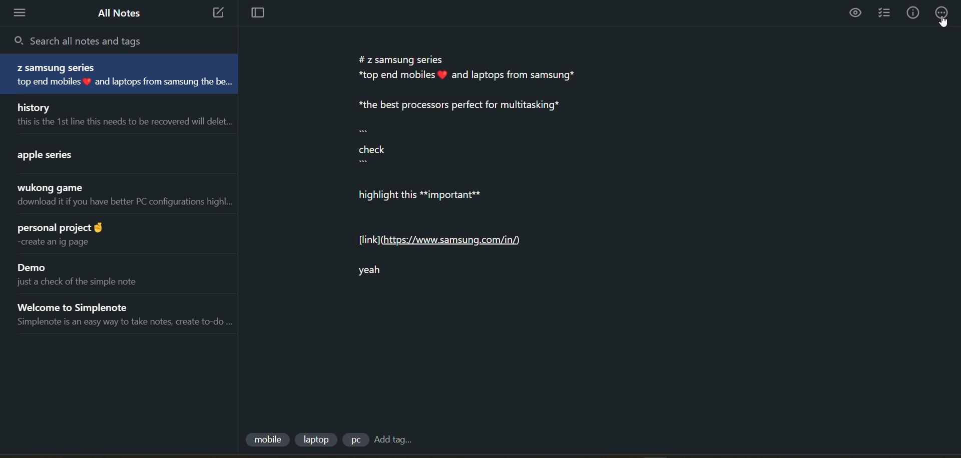 The image size is (961, 458). I want to click on insert checklist, so click(886, 13).